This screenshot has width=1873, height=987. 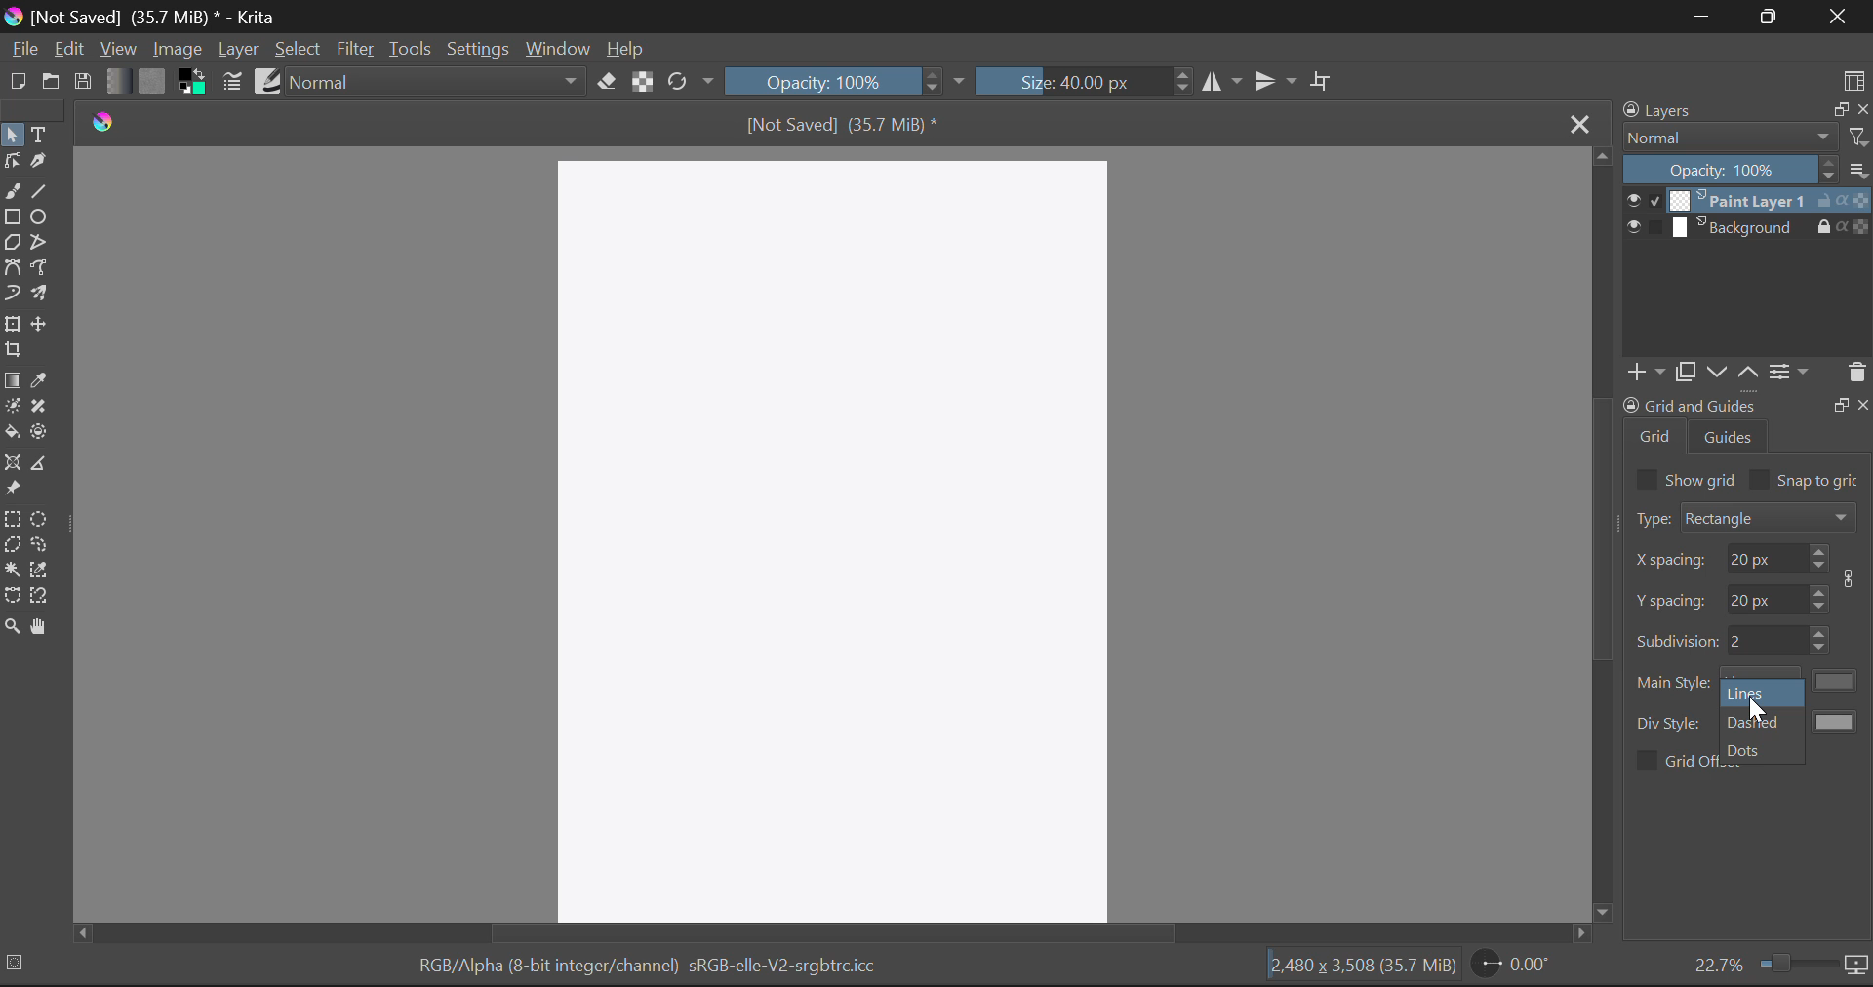 What do you see at coordinates (1671, 724) in the screenshot?
I see `div style` at bounding box center [1671, 724].